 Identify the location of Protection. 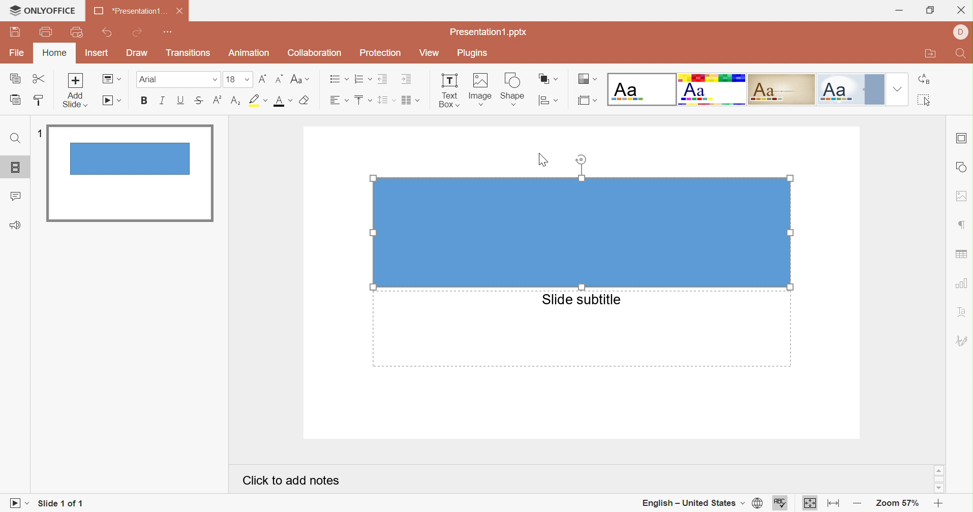
(381, 53).